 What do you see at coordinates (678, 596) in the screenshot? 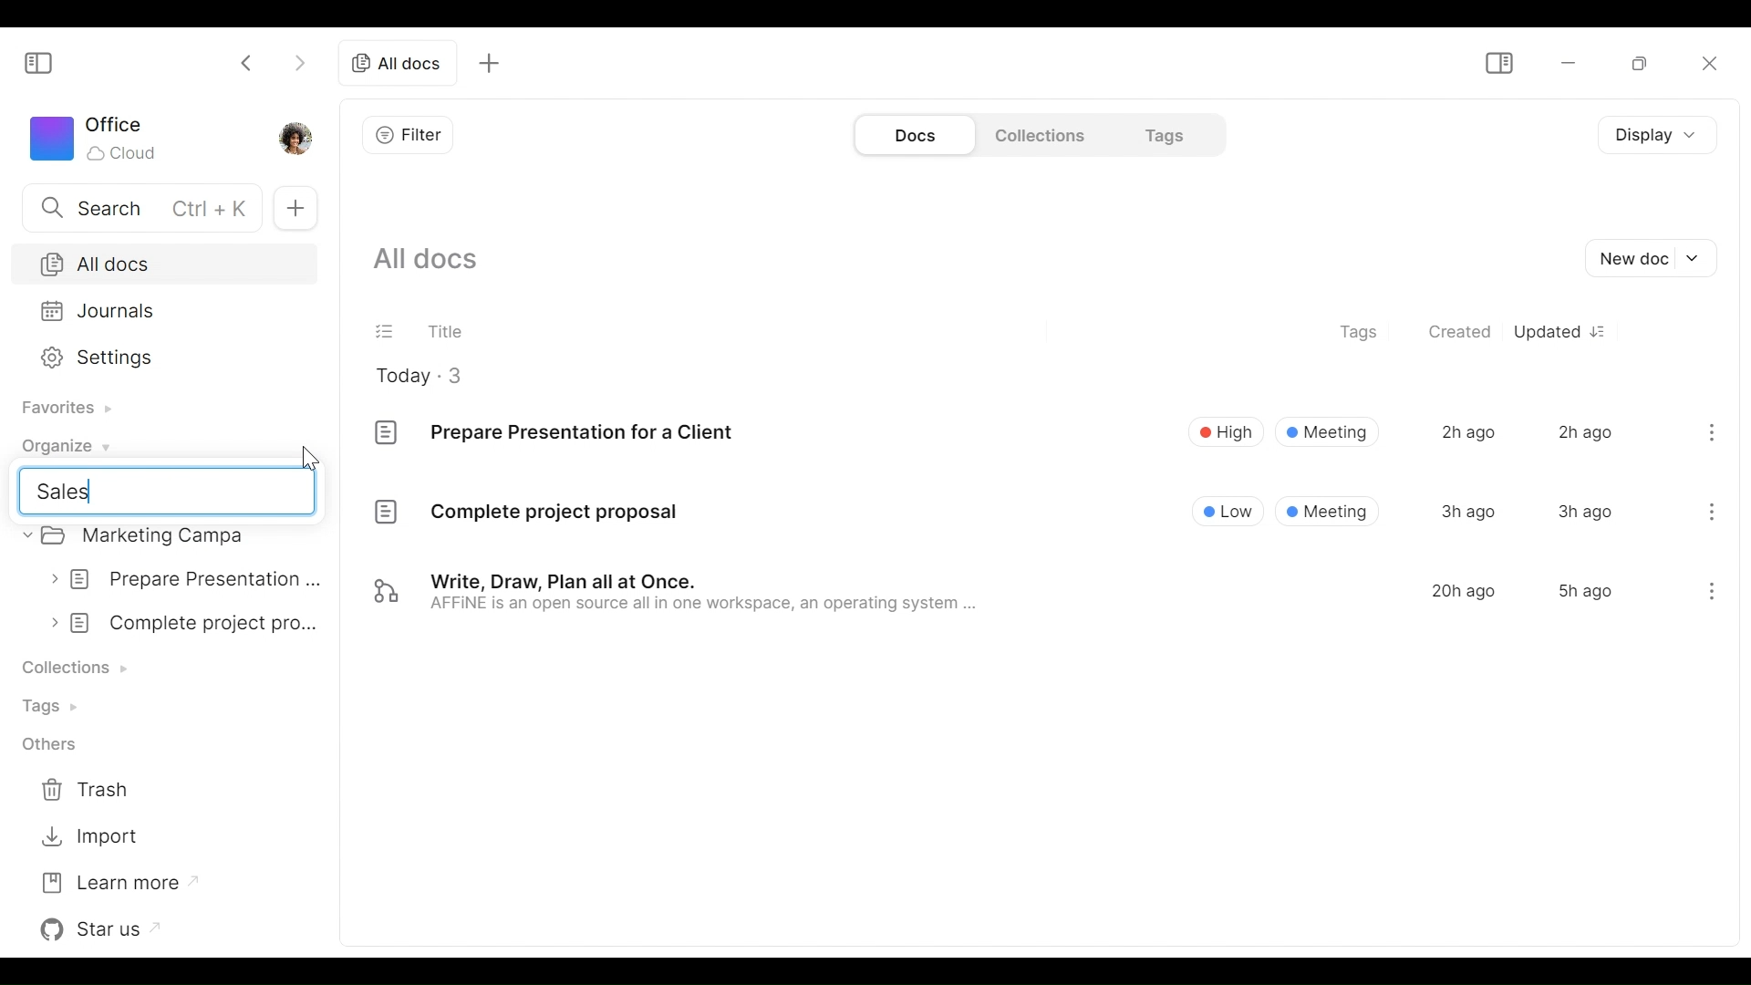
I see `Write, Draw, Plan all at Once. AFFINE is an open source all in one workspace, an operating system ...` at bounding box center [678, 596].